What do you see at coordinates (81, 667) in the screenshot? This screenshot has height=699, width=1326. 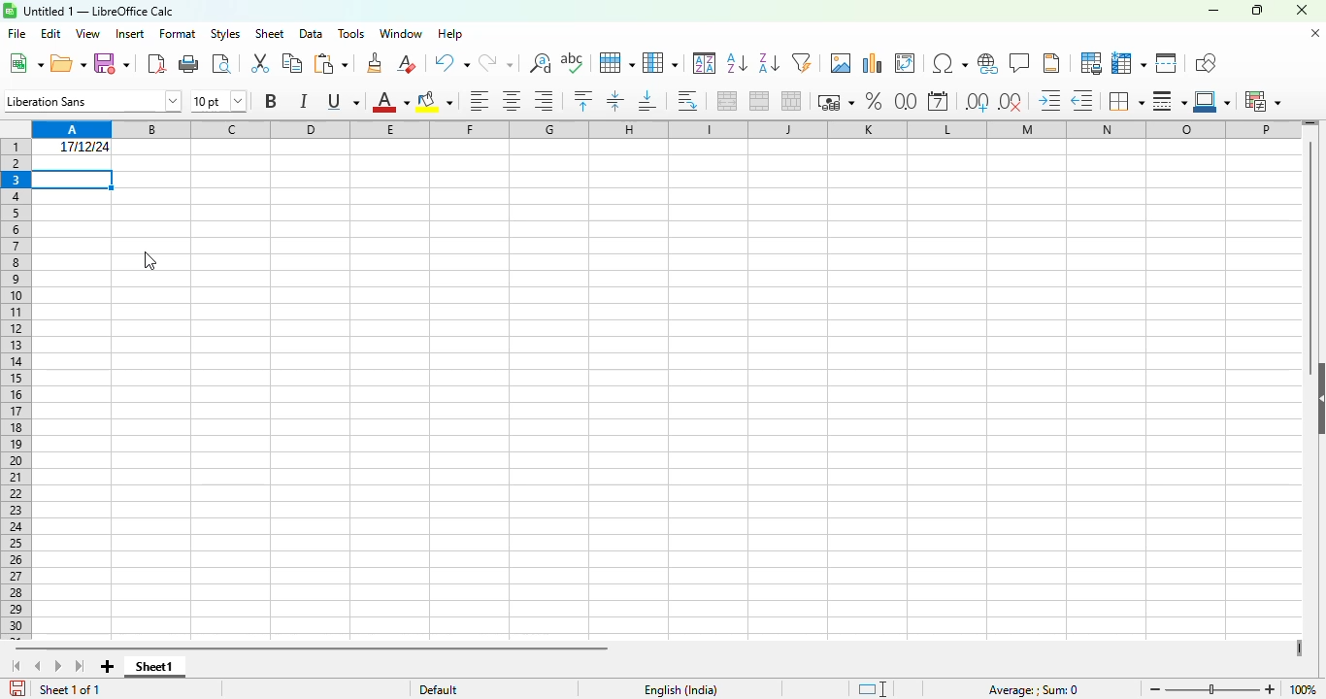 I see `scroll to last page` at bounding box center [81, 667].